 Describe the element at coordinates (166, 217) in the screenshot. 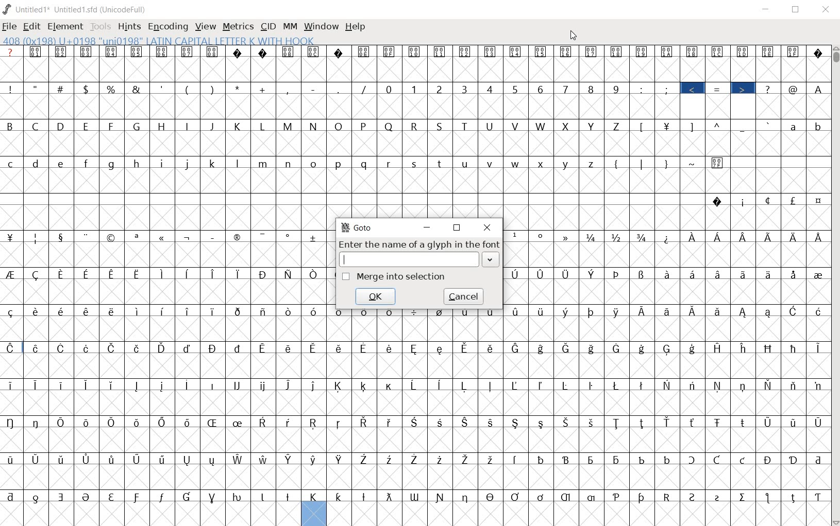

I see `empty glyph slots` at that location.